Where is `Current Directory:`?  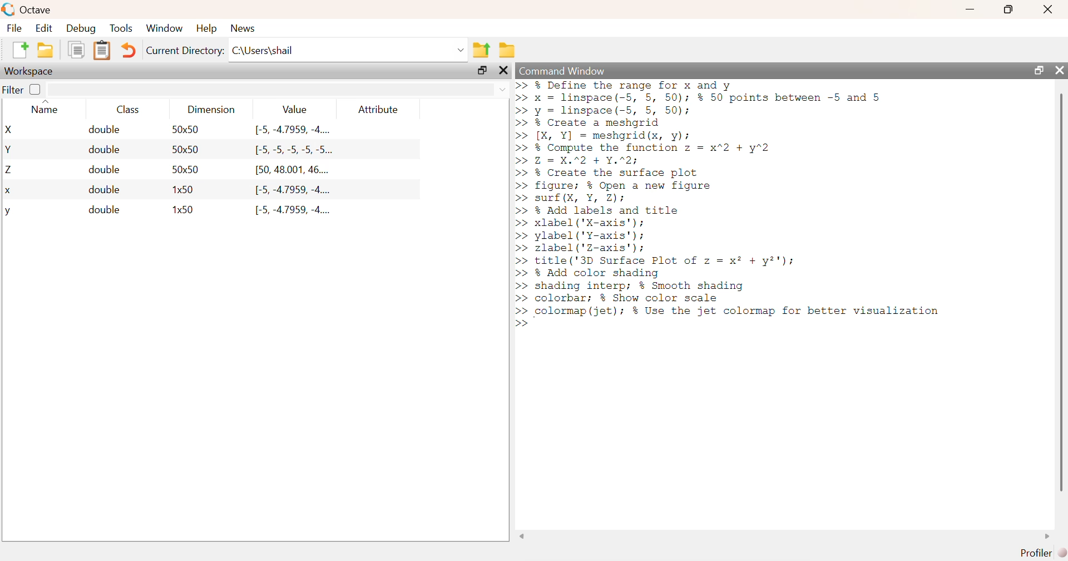
Current Directory: is located at coordinates (186, 51).